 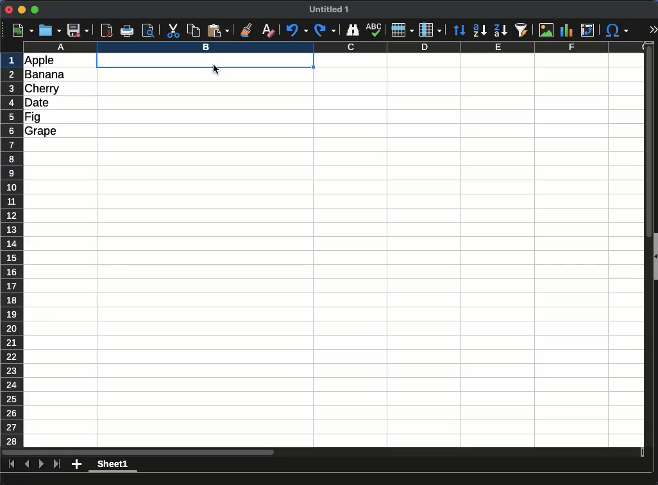 I want to click on undo, so click(x=297, y=30).